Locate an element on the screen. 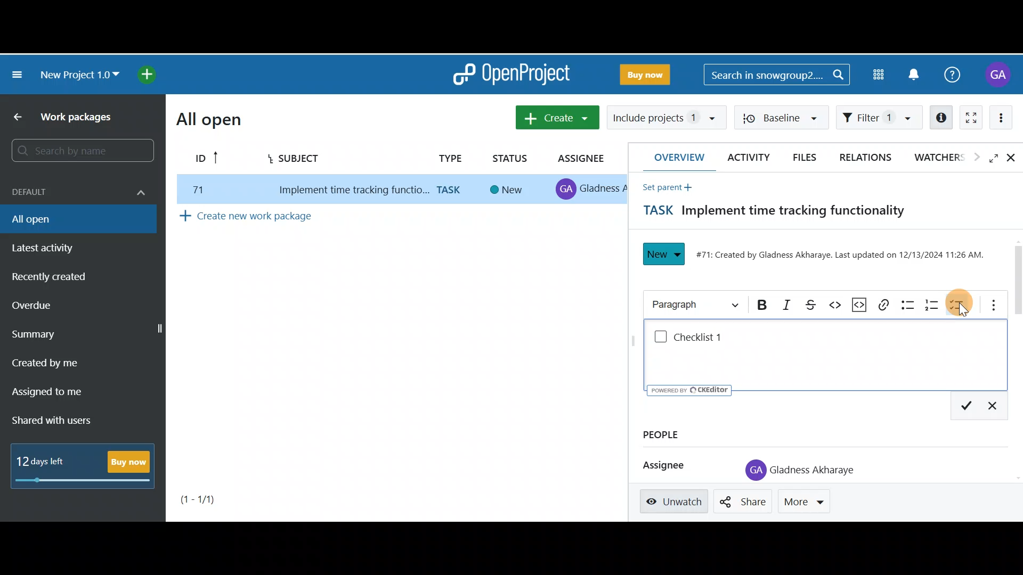 Image resolution: width=1023 pixels, height=575 pixels. Numbered list is located at coordinates (934, 303).